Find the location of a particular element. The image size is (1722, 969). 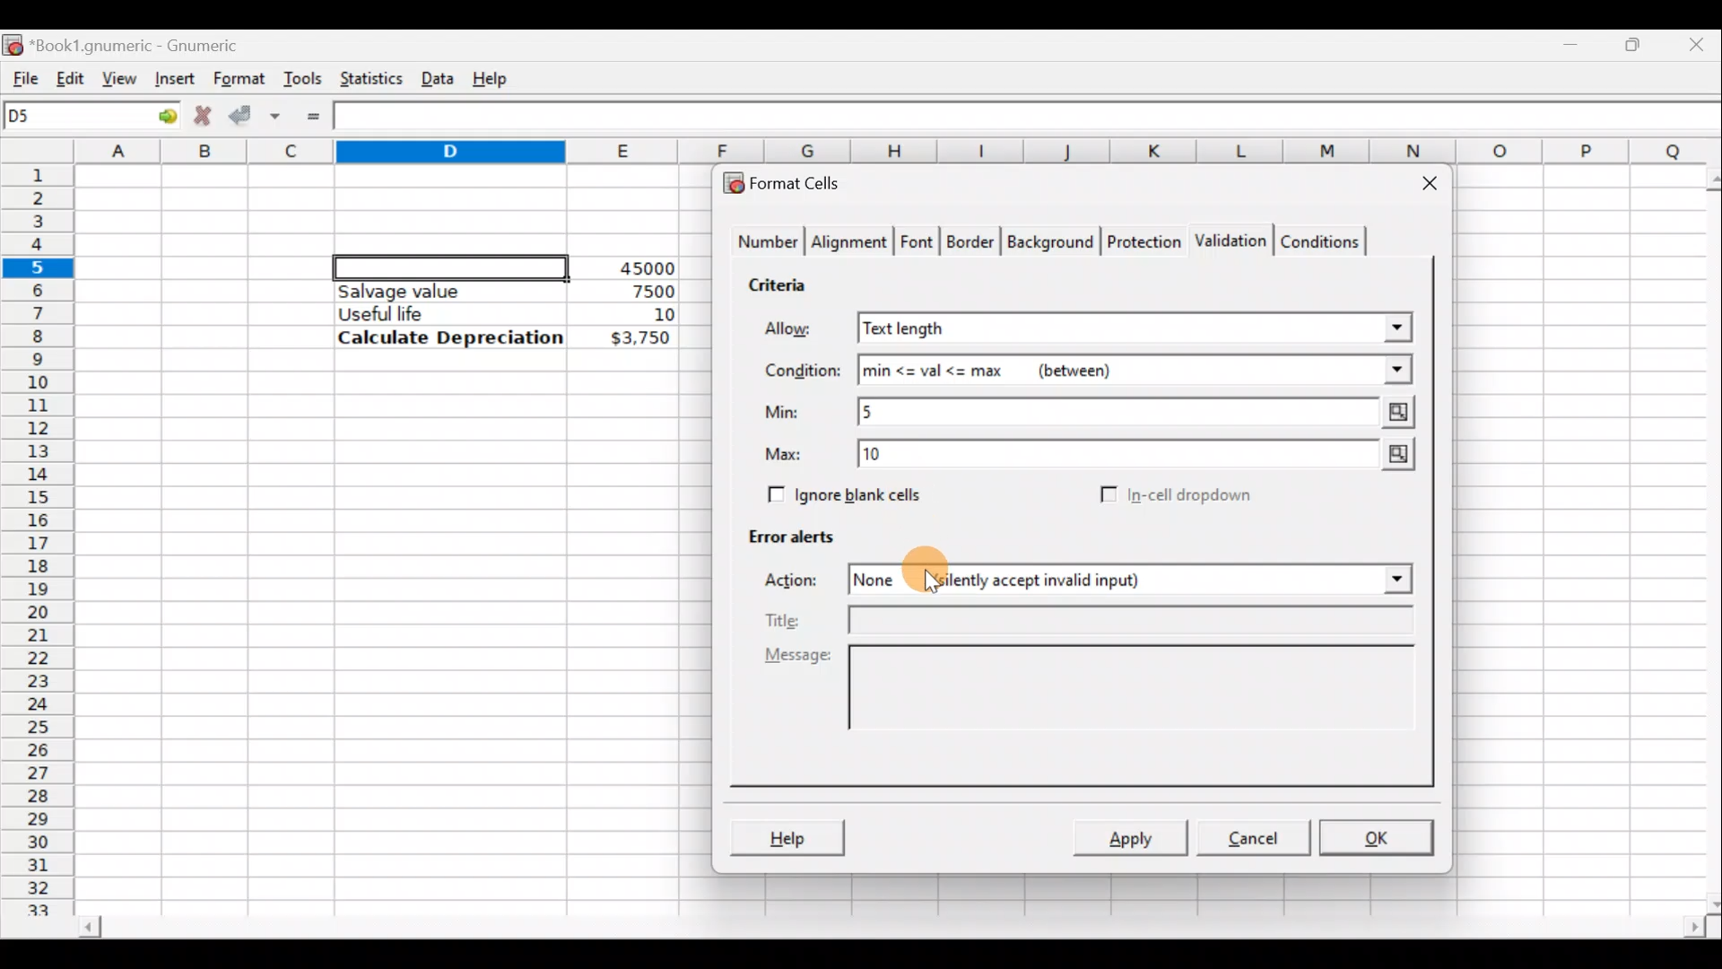

Gnumeric logo is located at coordinates (13, 43).